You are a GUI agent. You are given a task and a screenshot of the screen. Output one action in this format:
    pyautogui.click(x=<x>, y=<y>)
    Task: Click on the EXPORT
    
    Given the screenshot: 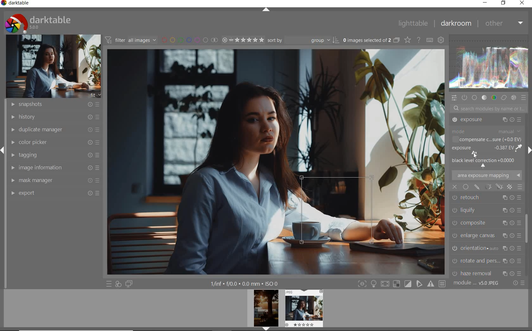 What is the action you would take?
    pyautogui.click(x=55, y=193)
    